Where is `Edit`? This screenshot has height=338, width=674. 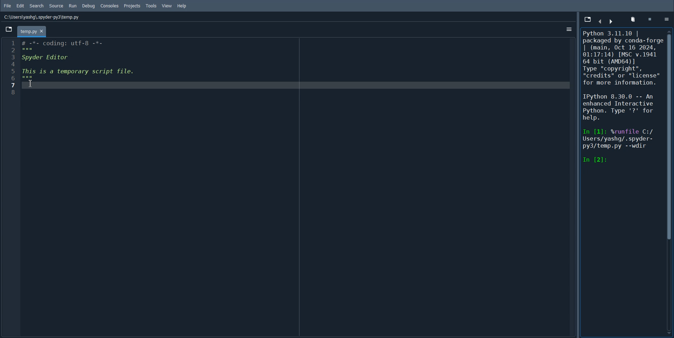
Edit is located at coordinates (20, 6).